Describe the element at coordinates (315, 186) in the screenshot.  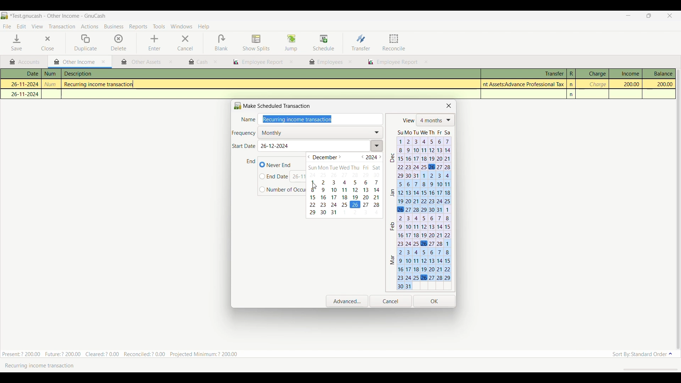
I see `cursor` at that location.